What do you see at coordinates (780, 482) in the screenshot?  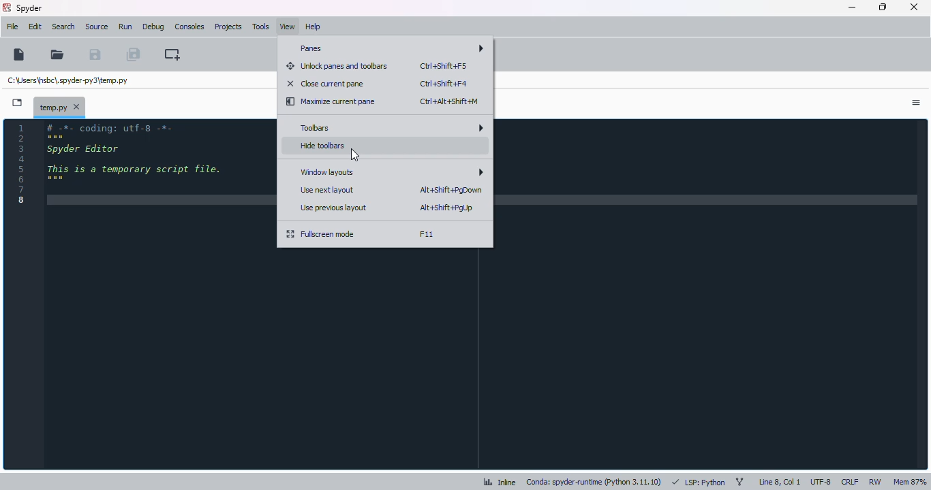 I see `line 8, col 1` at bounding box center [780, 482].